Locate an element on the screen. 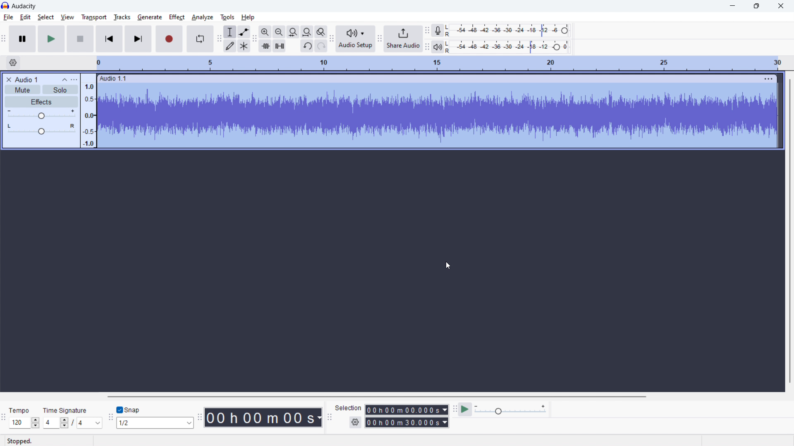 The height and width of the screenshot is (446, 794). vertical scrollbar is located at coordinates (790, 230).